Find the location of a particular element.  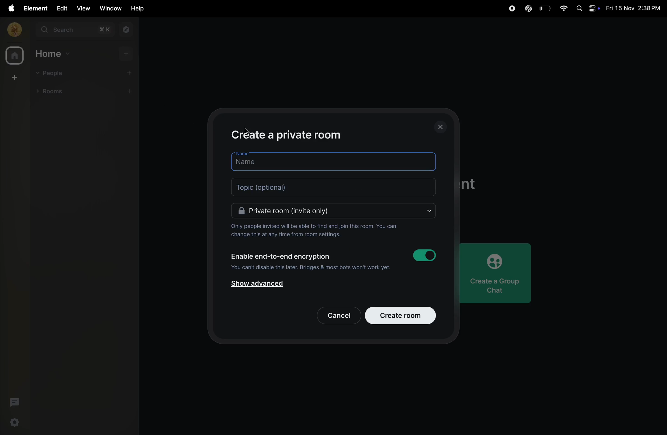

rooms is located at coordinates (52, 91).